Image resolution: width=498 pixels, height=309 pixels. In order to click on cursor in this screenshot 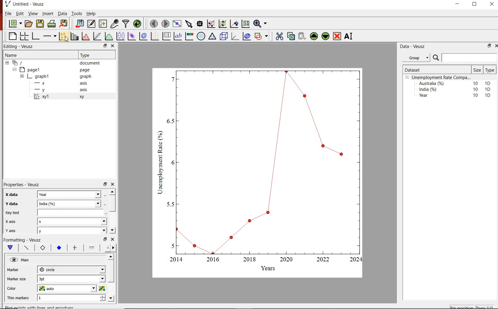, I will do `click(67, 40)`.